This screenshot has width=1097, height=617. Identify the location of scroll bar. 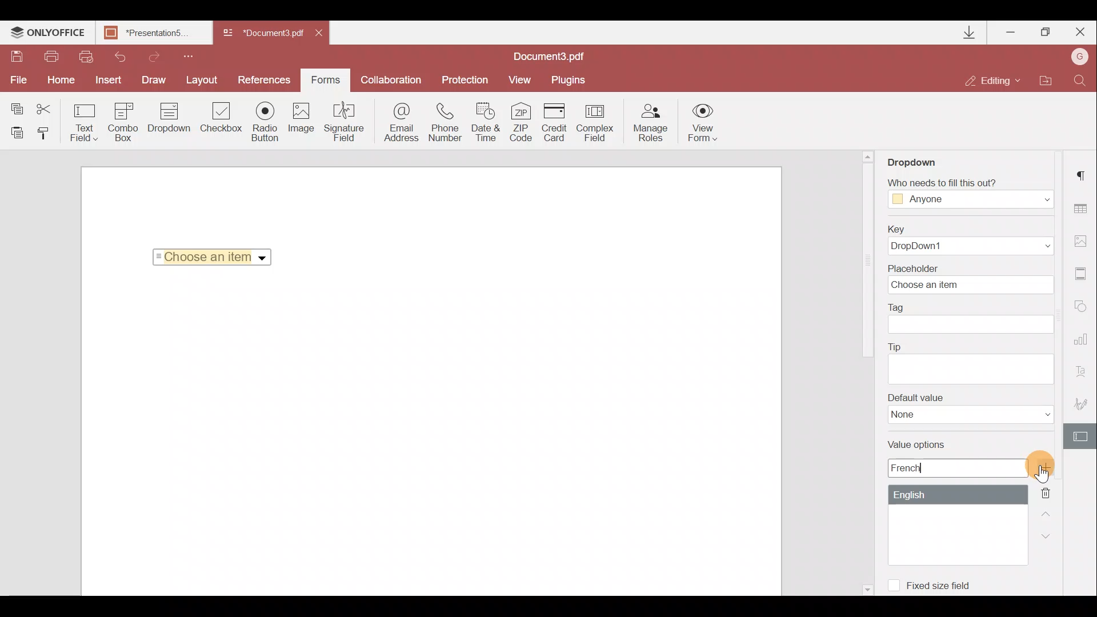
(866, 262).